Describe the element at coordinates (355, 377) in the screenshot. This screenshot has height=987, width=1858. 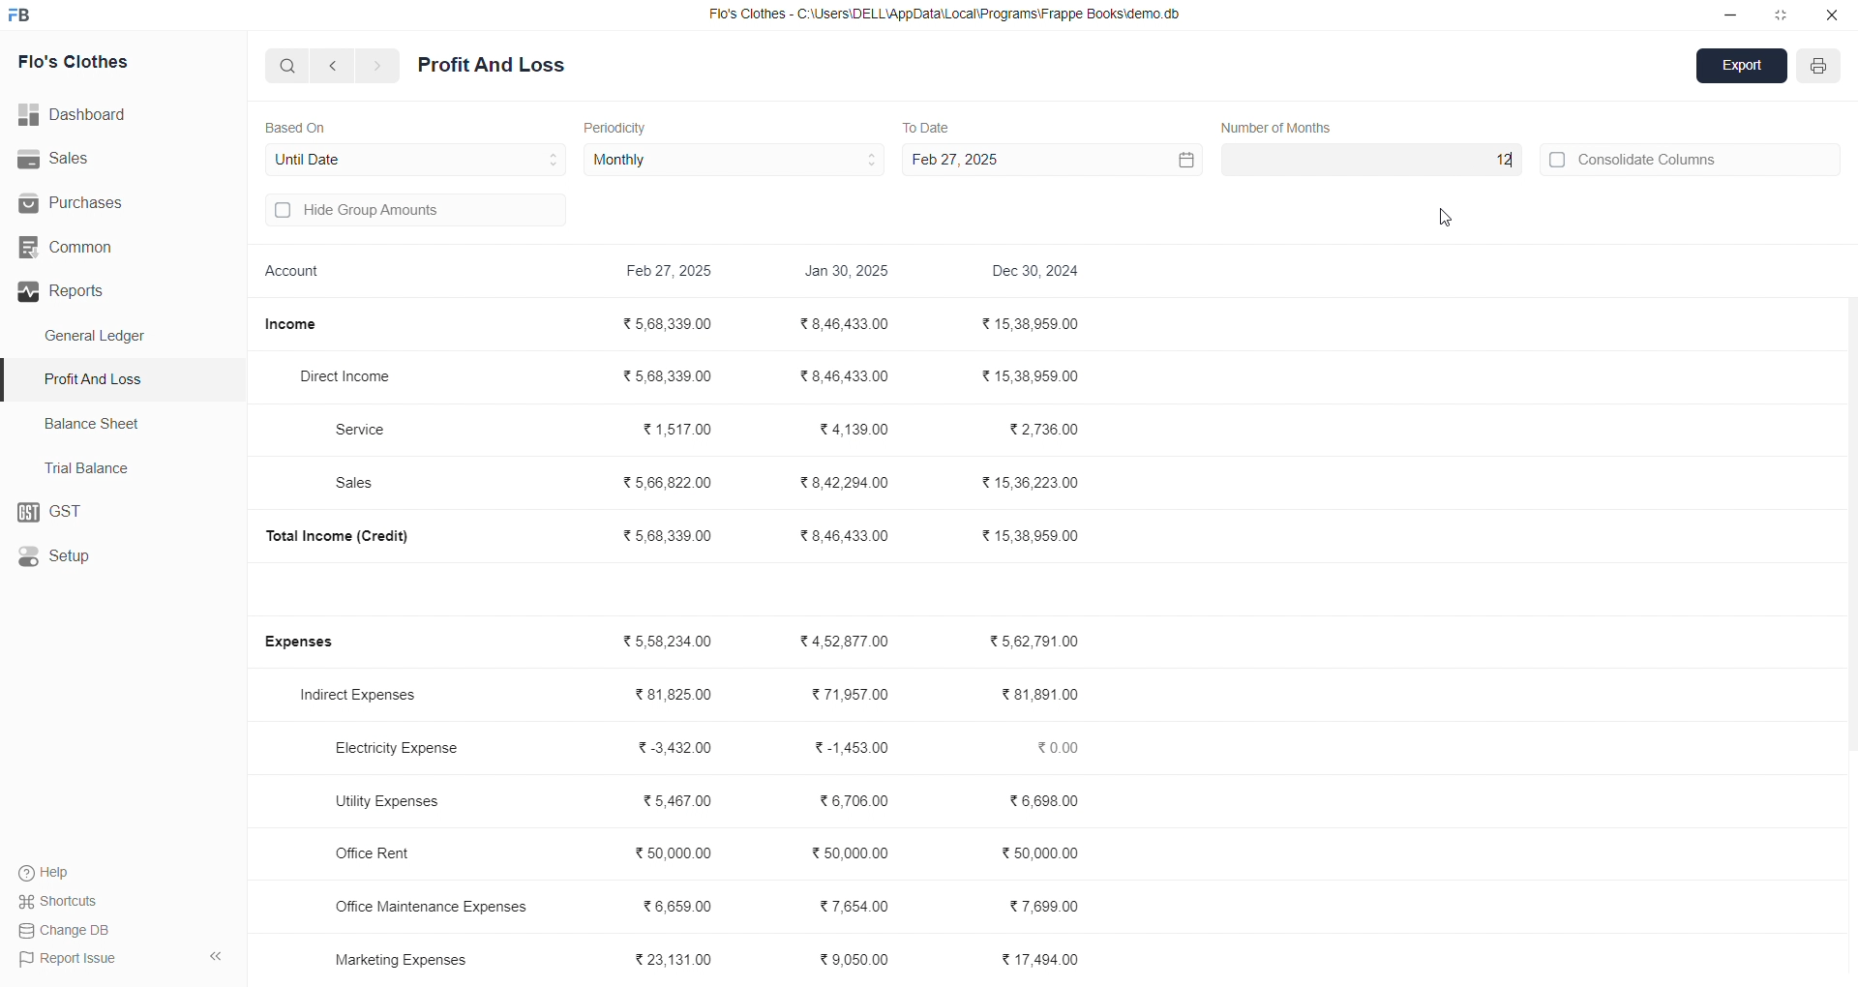
I see `Direct Income` at that location.